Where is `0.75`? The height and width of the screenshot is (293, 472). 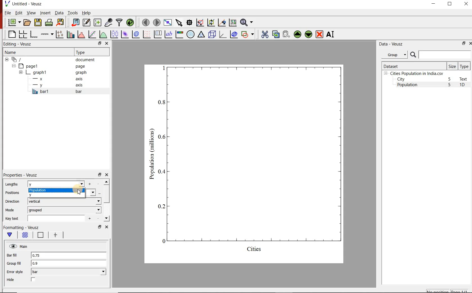
0.75 is located at coordinates (68, 256).